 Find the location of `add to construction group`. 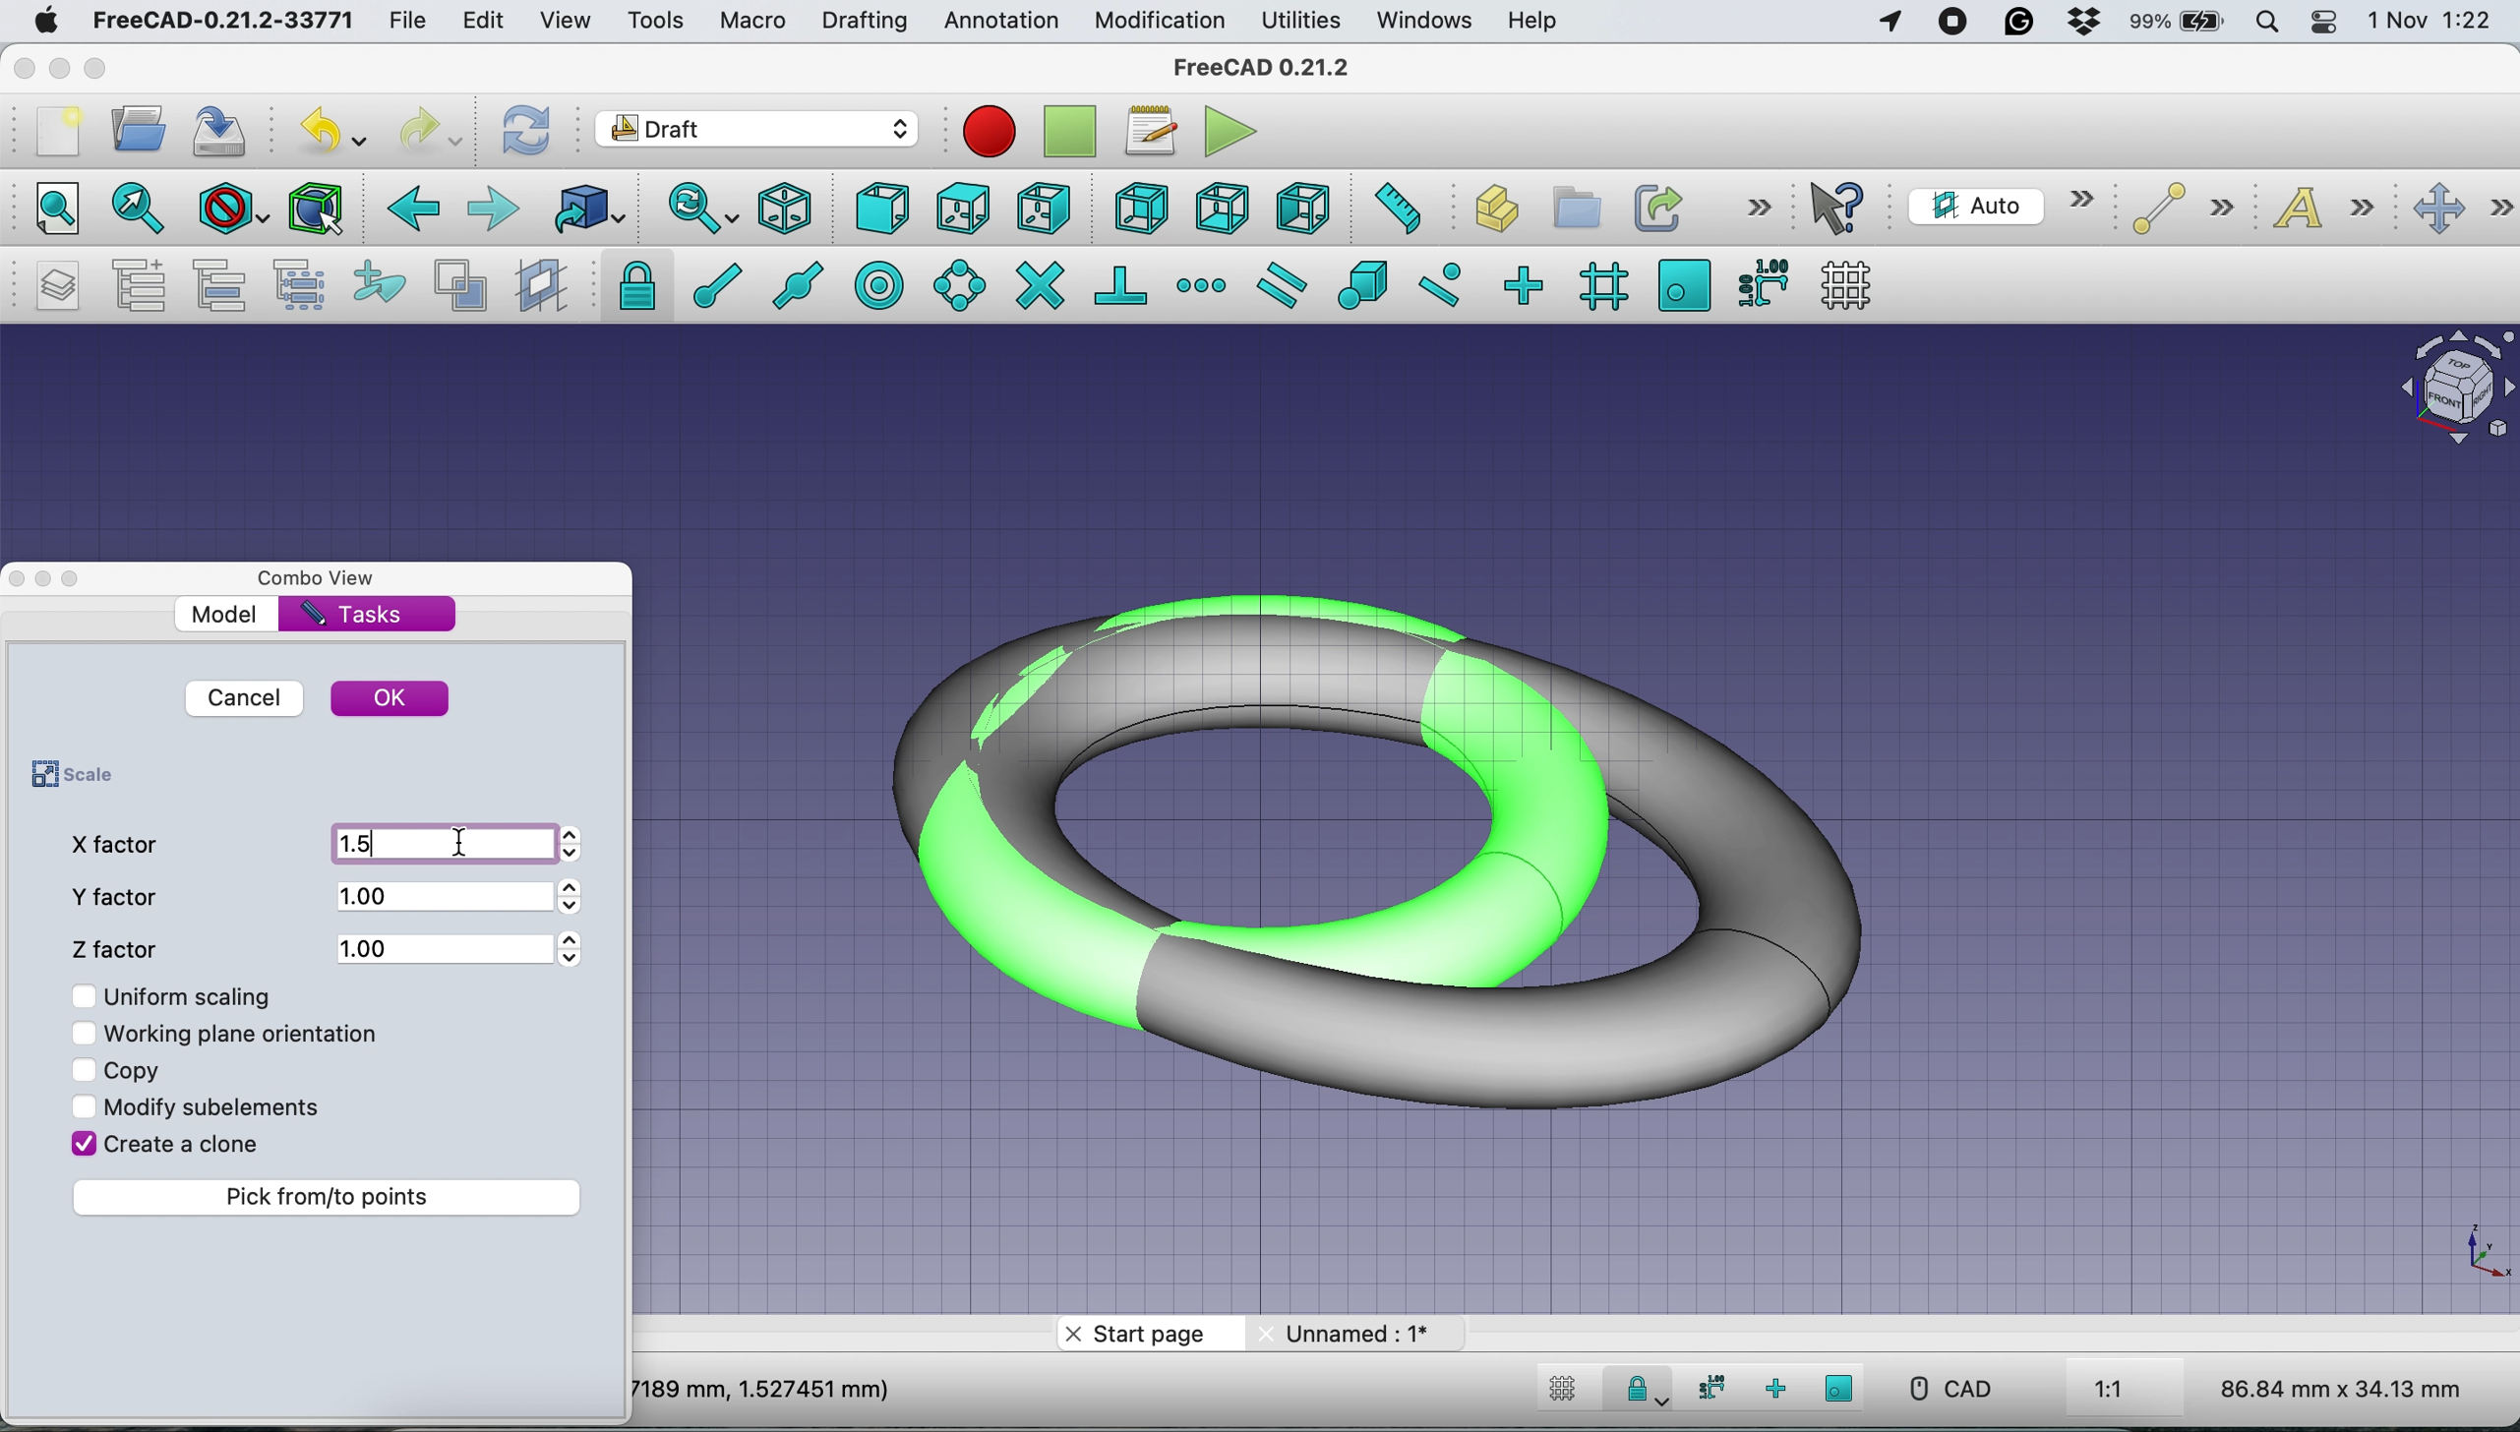

add to construction group is located at coordinates (372, 285).